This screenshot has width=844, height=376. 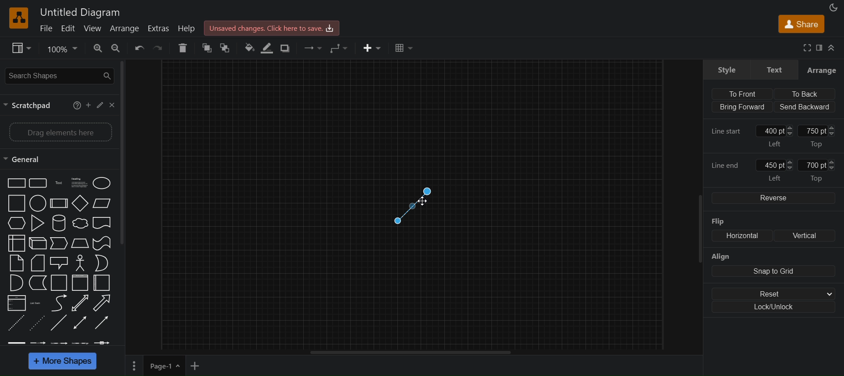 I want to click on dotted line, so click(x=37, y=324).